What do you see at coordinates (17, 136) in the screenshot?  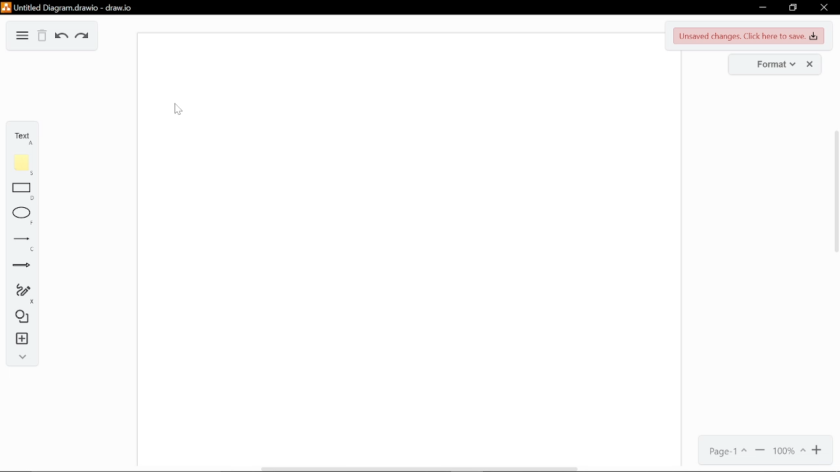 I see `text` at bounding box center [17, 136].